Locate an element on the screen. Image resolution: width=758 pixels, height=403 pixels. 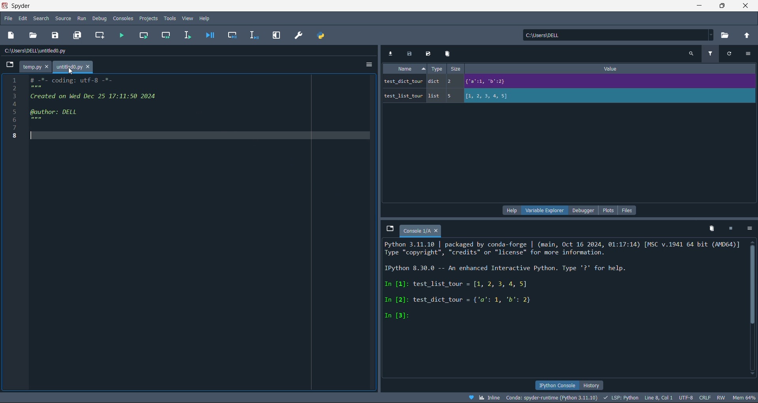
C:\Users\DELL is located at coordinates (546, 36).